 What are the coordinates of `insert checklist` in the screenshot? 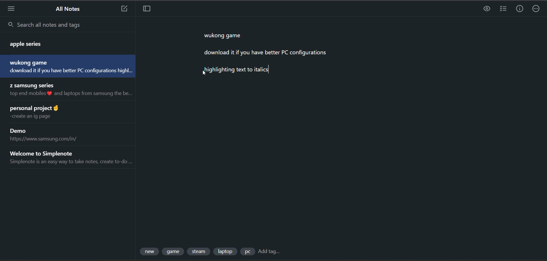 It's located at (504, 9).